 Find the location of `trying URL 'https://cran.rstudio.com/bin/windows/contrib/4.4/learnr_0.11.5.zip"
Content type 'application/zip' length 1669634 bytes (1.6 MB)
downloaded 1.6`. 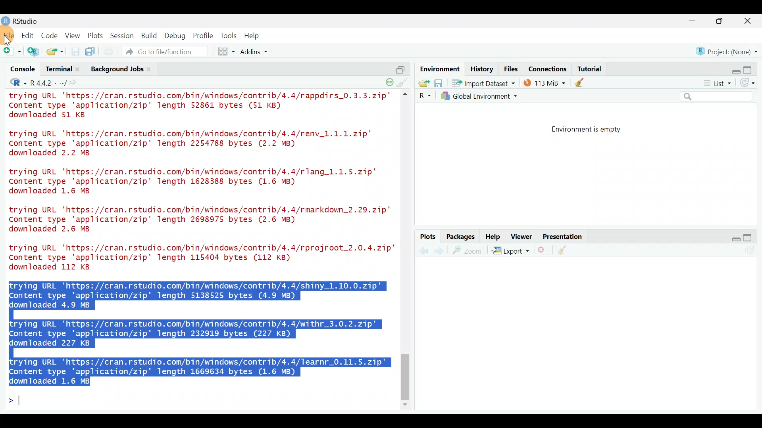

trying URL 'https://cran.rstudio.com/bin/windows/contrib/4.4/learnr_0.11.5.zip"
Content type 'application/zip' length 1669634 bytes (1.6 MB)
downloaded 1.6 is located at coordinates (201, 370).